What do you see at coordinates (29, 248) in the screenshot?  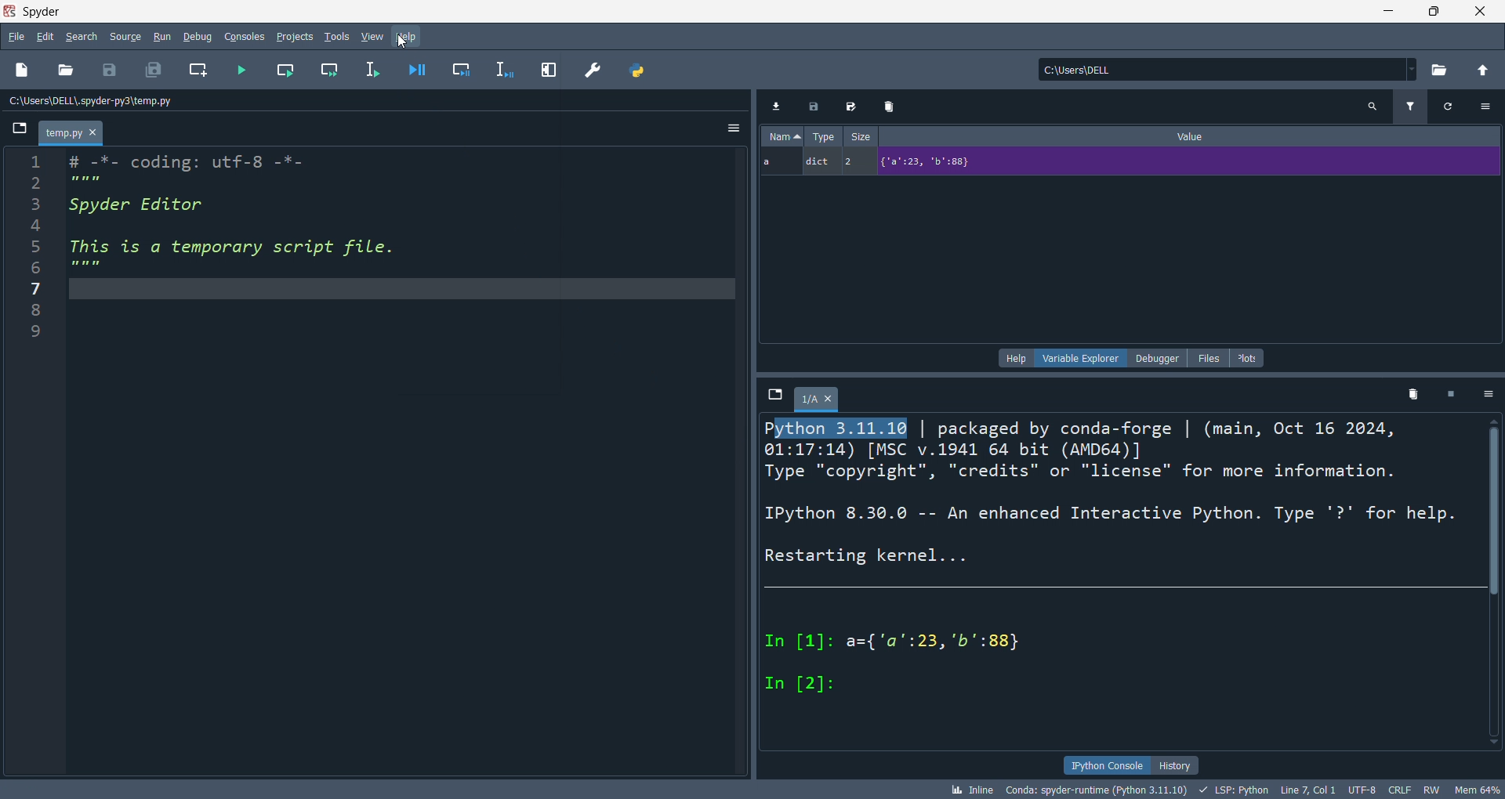 I see `Number line` at bounding box center [29, 248].